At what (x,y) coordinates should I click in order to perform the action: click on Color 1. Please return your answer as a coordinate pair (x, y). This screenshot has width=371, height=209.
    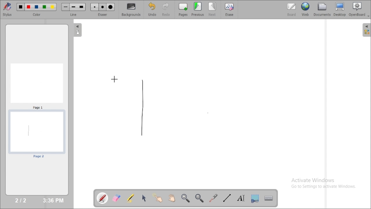
    Looking at the image, I should click on (21, 7).